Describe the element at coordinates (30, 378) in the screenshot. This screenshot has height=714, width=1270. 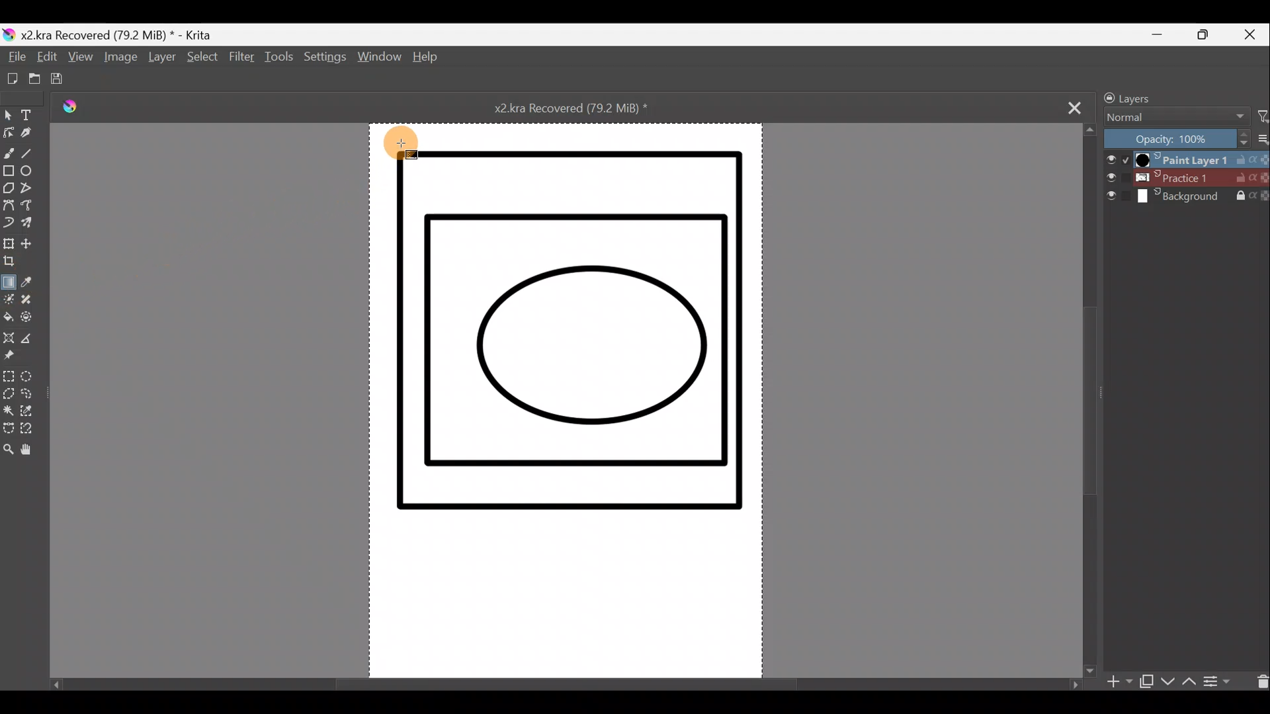
I see `Elliptical selection tool` at that location.